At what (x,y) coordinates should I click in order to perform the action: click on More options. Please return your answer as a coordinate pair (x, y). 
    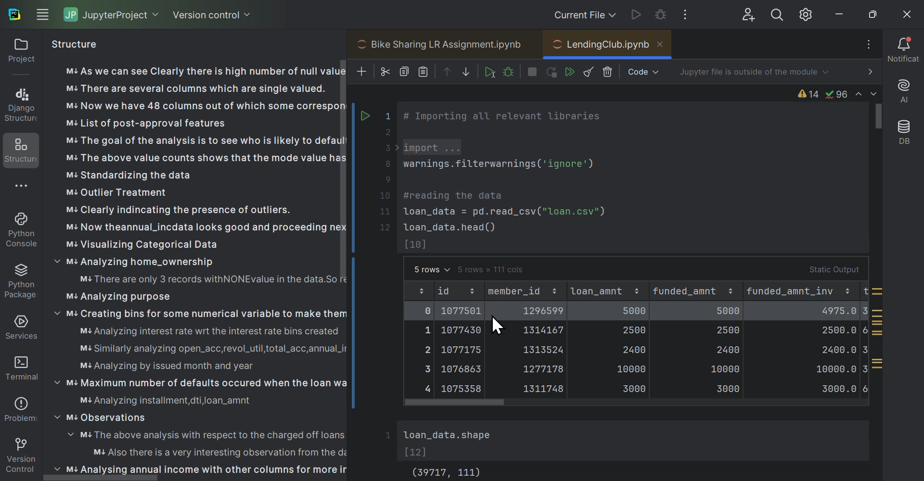
    Looking at the image, I should click on (867, 48).